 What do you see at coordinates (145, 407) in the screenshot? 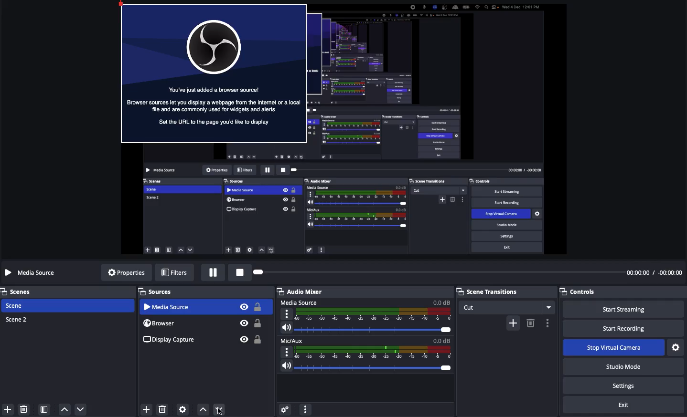
I see `Add` at bounding box center [145, 407].